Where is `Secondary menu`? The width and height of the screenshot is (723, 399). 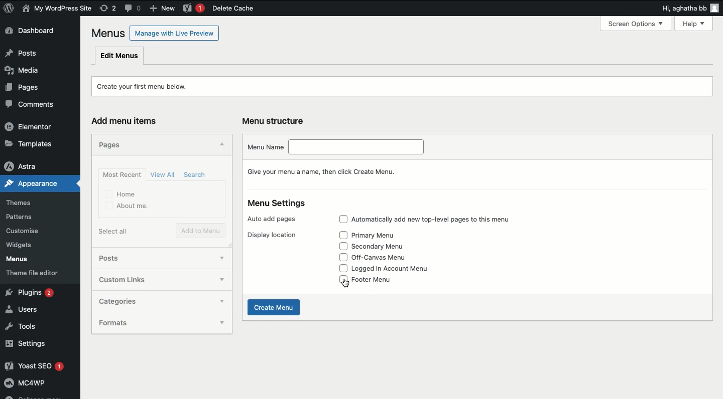
Secondary menu is located at coordinates (385, 246).